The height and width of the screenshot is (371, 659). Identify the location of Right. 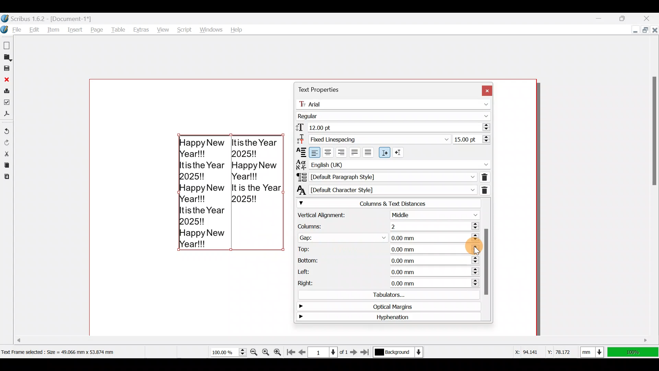
(386, 284).